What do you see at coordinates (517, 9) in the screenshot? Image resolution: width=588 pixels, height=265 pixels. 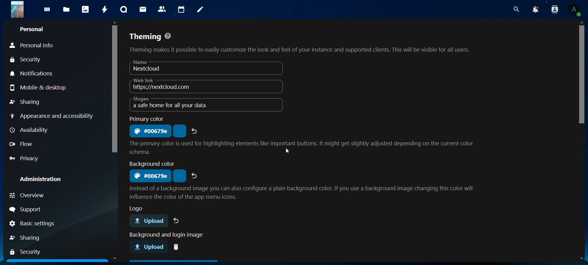 I see `search` at bounding box center [517, 9].